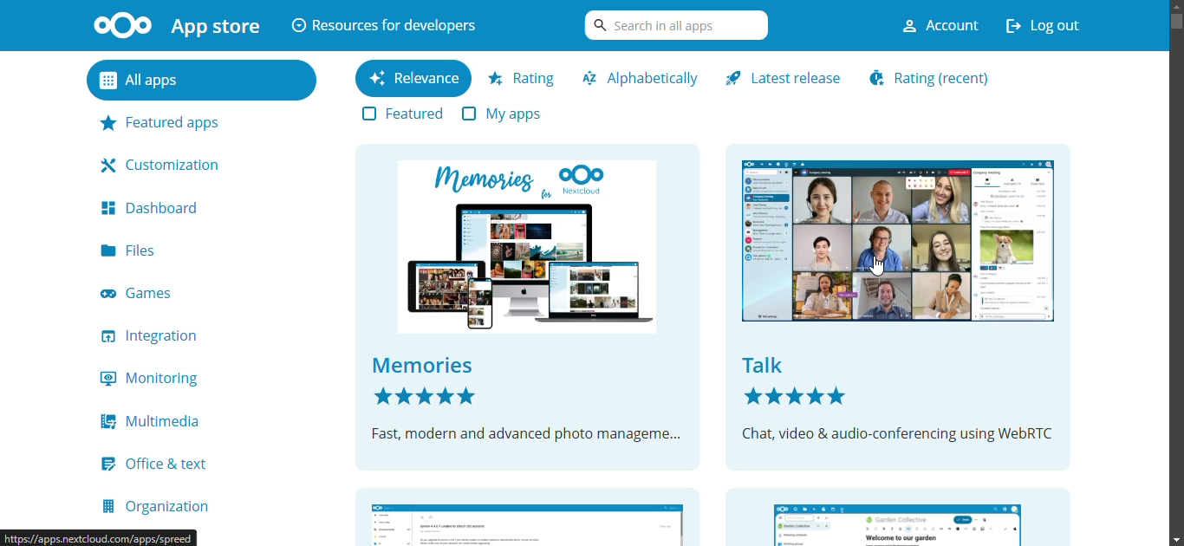 The width and height of the screenshot is (1184, 546). I want to click on relevance, so click(413, 78).